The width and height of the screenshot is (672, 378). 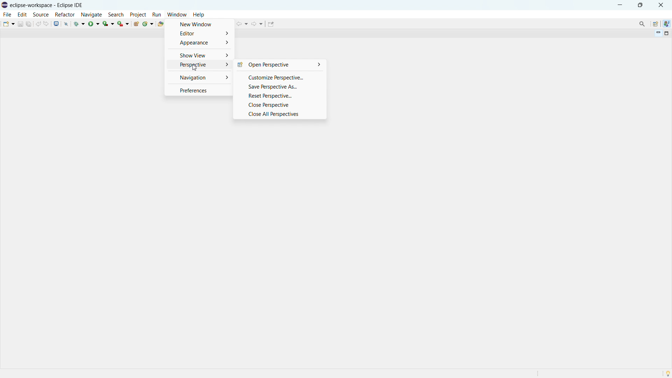 What do you see at coordinates (138, 14) in the screenshot?
I see `project` at bounding box center [138, 14].